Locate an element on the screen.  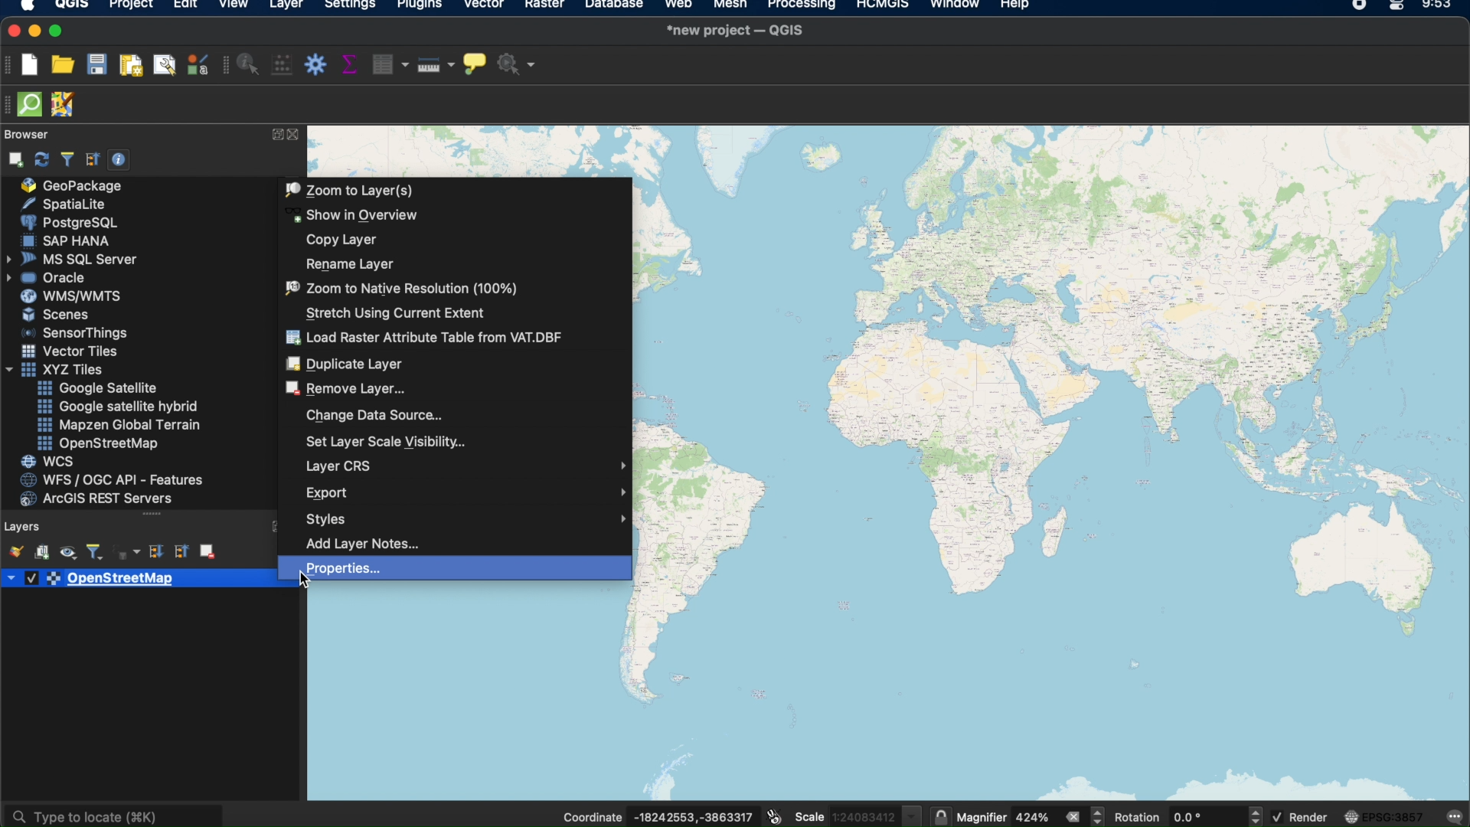
quick OSM is located at coordinates (30, 104).